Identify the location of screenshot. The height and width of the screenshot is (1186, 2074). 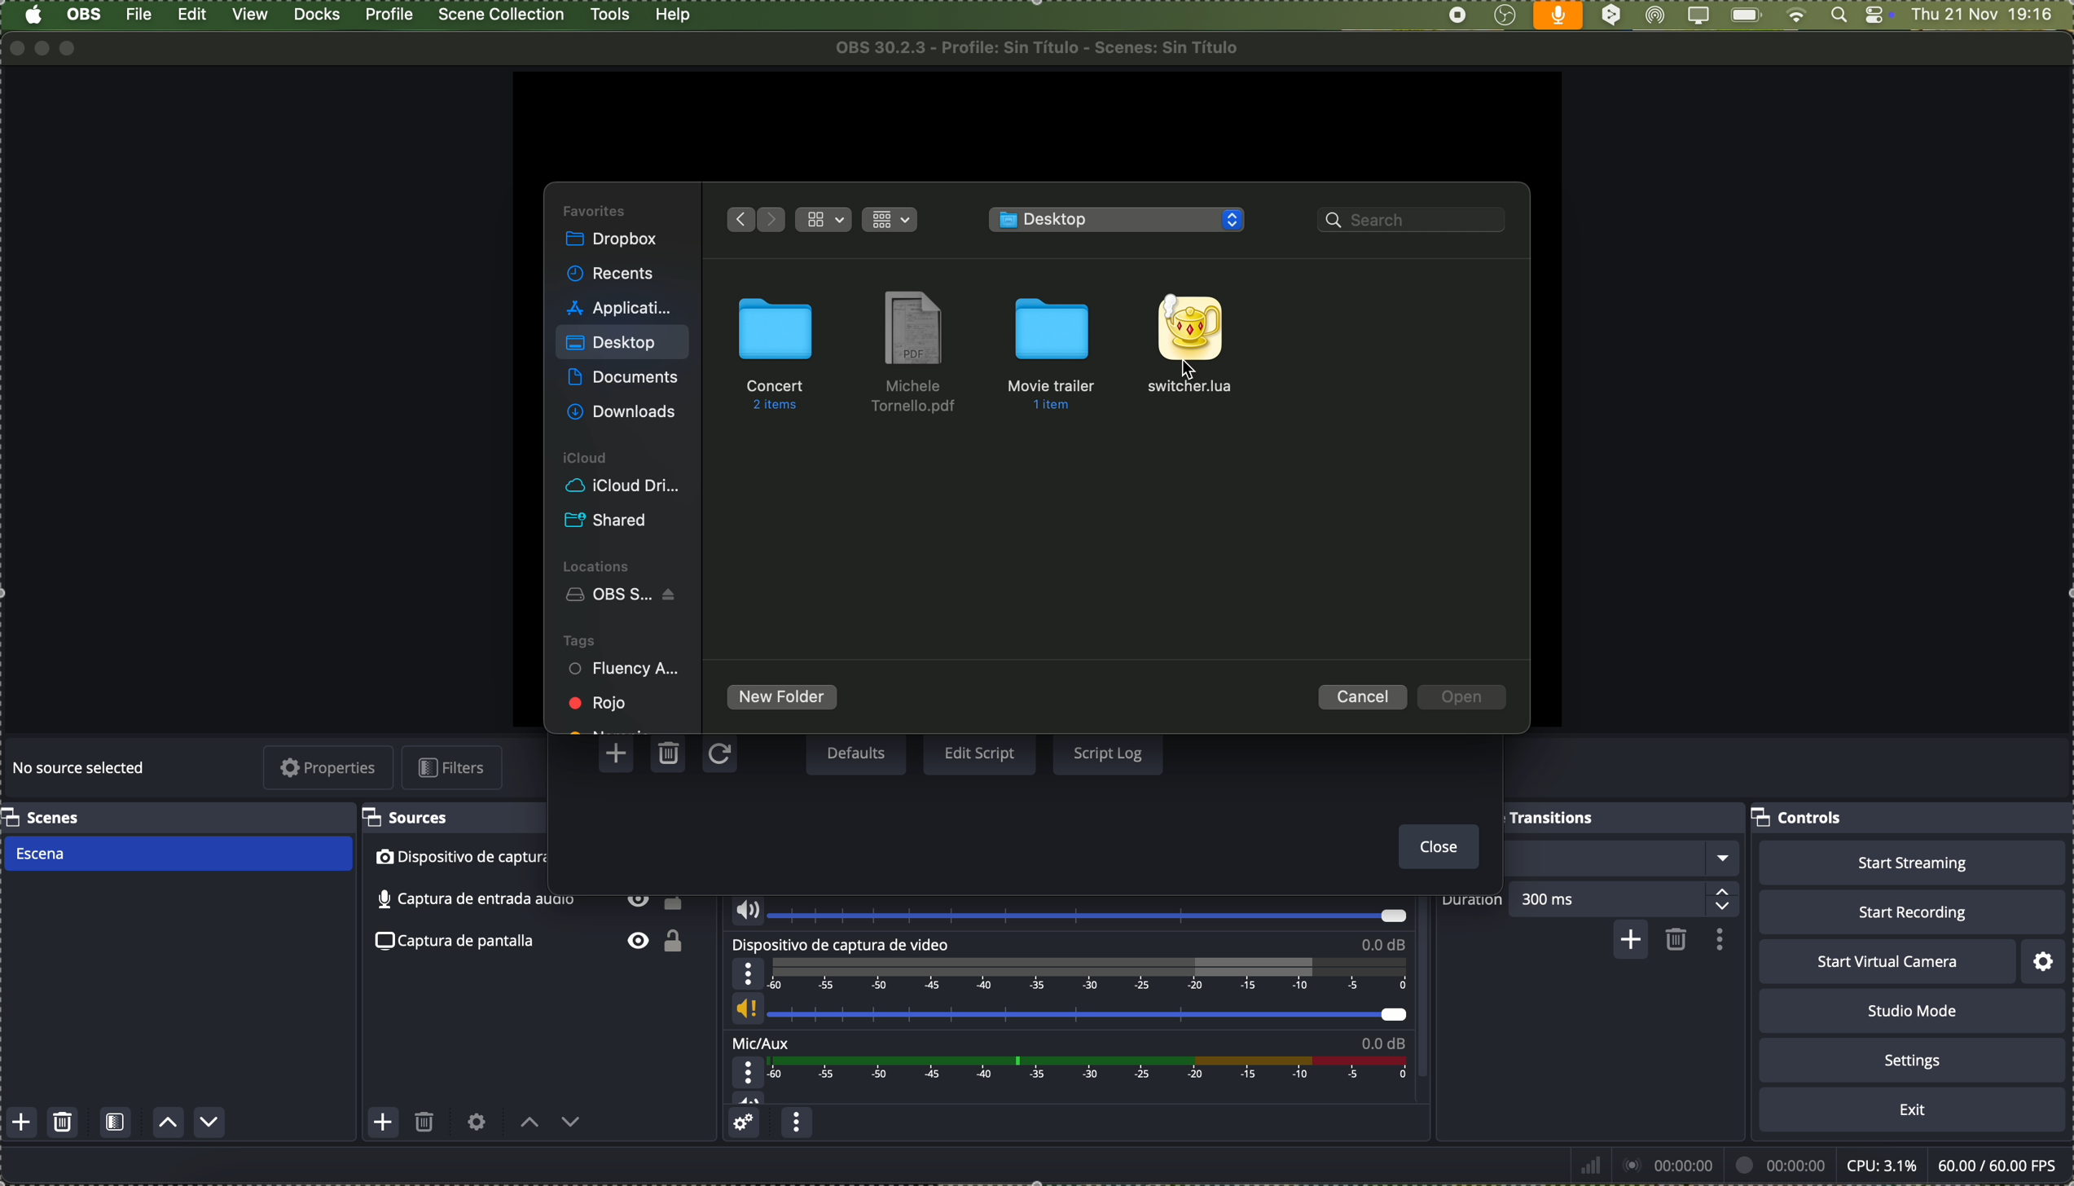
(535, 943).